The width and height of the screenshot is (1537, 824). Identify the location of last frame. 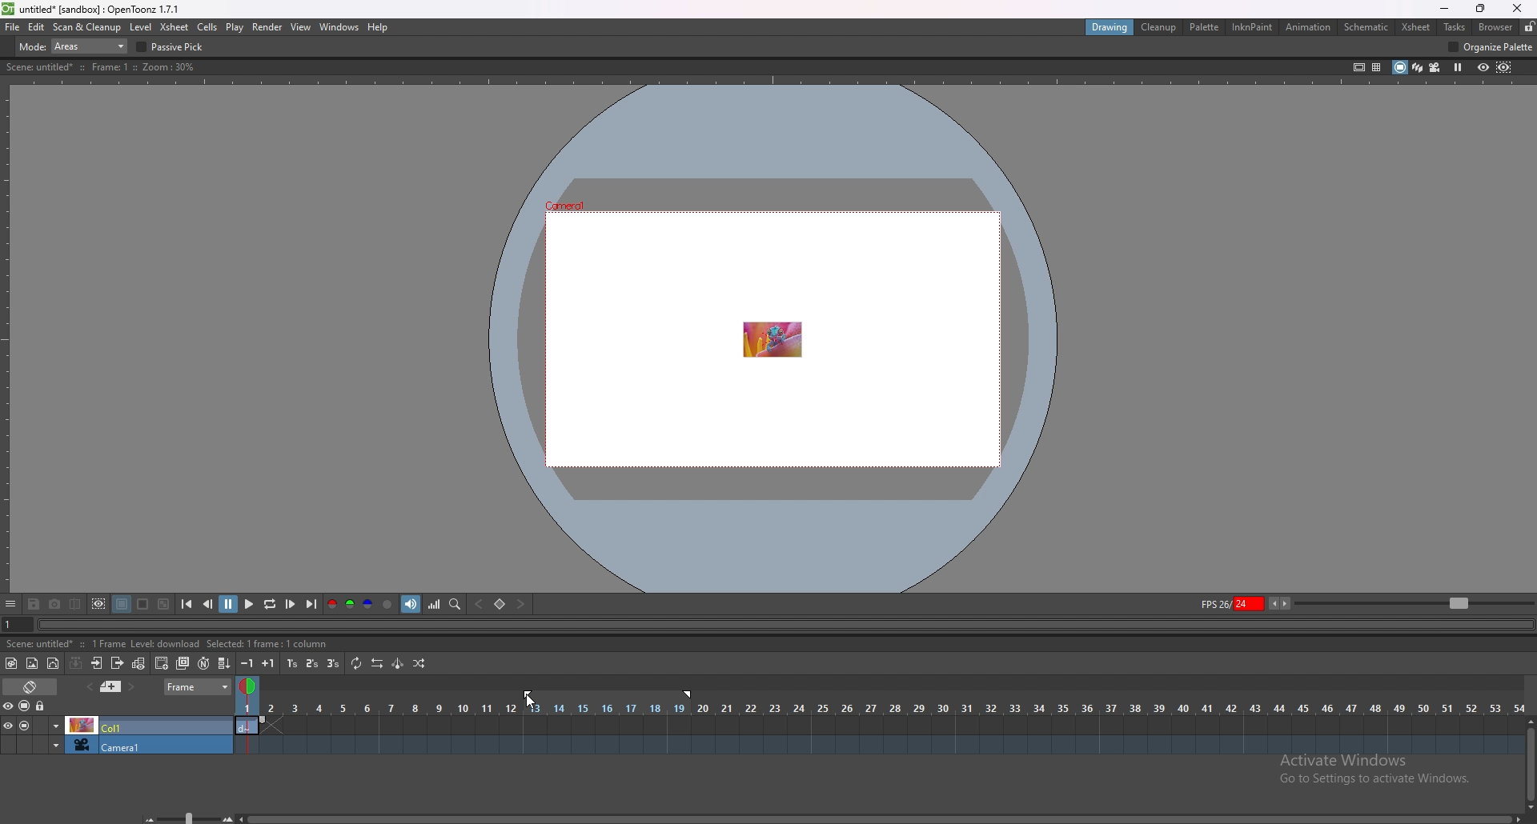
(311, 604).